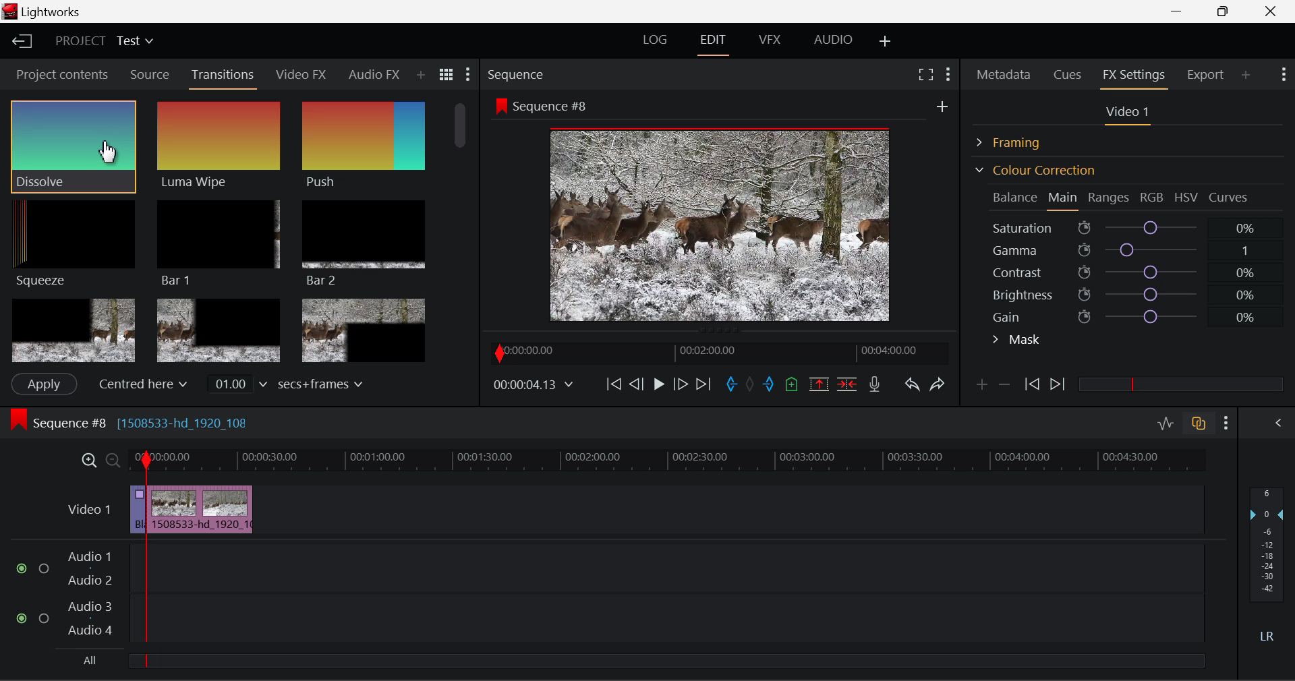  I want to click on Framing Section, so click(1019, 140).